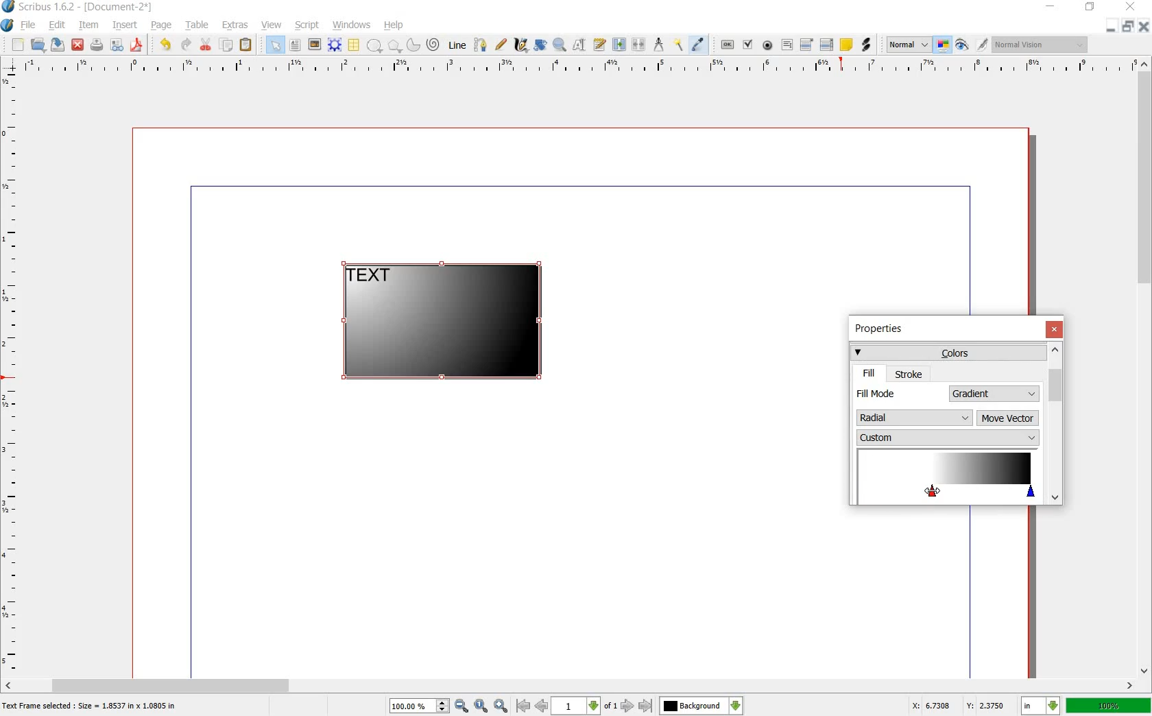 Image resolution: width=1152 pixels, height=716 pixels. What do you see at coordinates (579, 45) in the screenshot?
I see `edit contents of frame` at bounding box center [579, 45].